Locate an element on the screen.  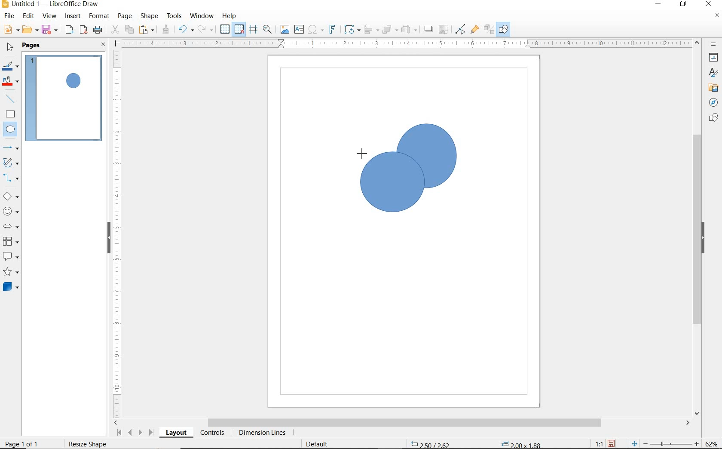
OPEN is located at coordinates (30, 31).